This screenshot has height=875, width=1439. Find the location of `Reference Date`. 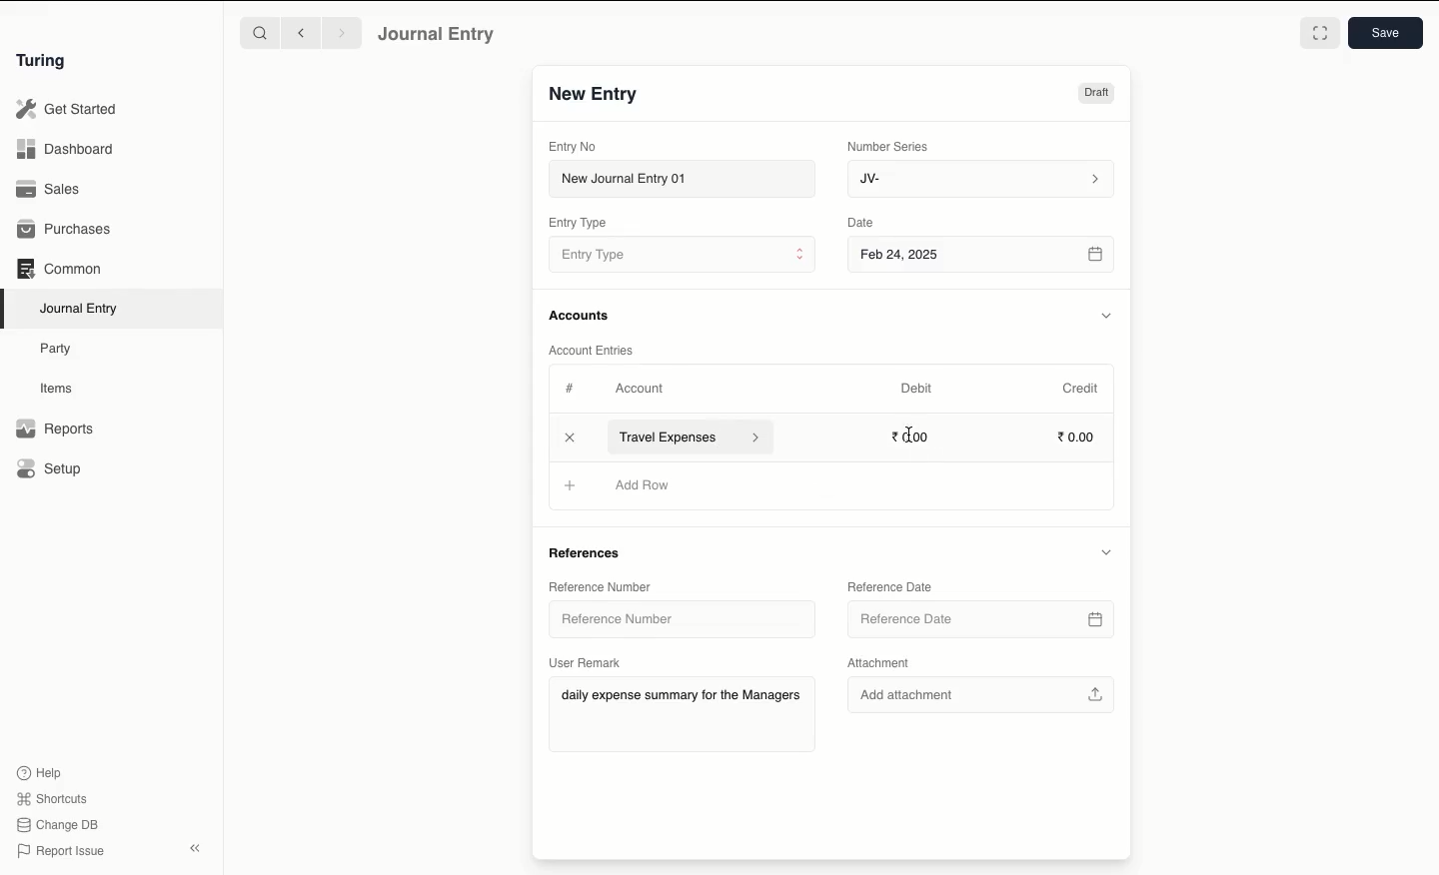

Reference Date is located at coordinates (888, 585).